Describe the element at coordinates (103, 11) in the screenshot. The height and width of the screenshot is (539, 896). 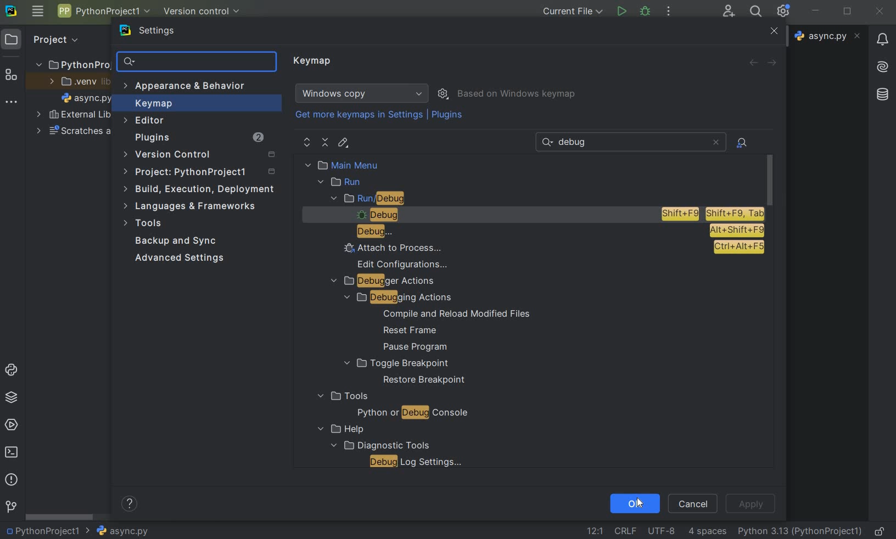
I see `project name` at that location.